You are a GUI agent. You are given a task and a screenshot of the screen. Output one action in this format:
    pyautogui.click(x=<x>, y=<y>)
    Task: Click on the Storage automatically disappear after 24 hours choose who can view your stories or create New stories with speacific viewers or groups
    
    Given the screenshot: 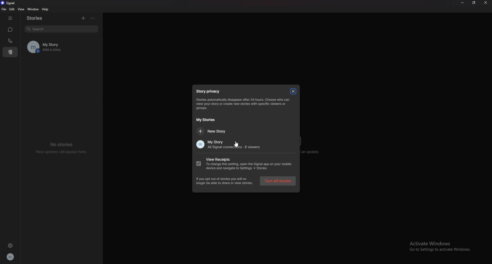 What is the action you would take?
    pyautogui.click(x=242, y=104)
    